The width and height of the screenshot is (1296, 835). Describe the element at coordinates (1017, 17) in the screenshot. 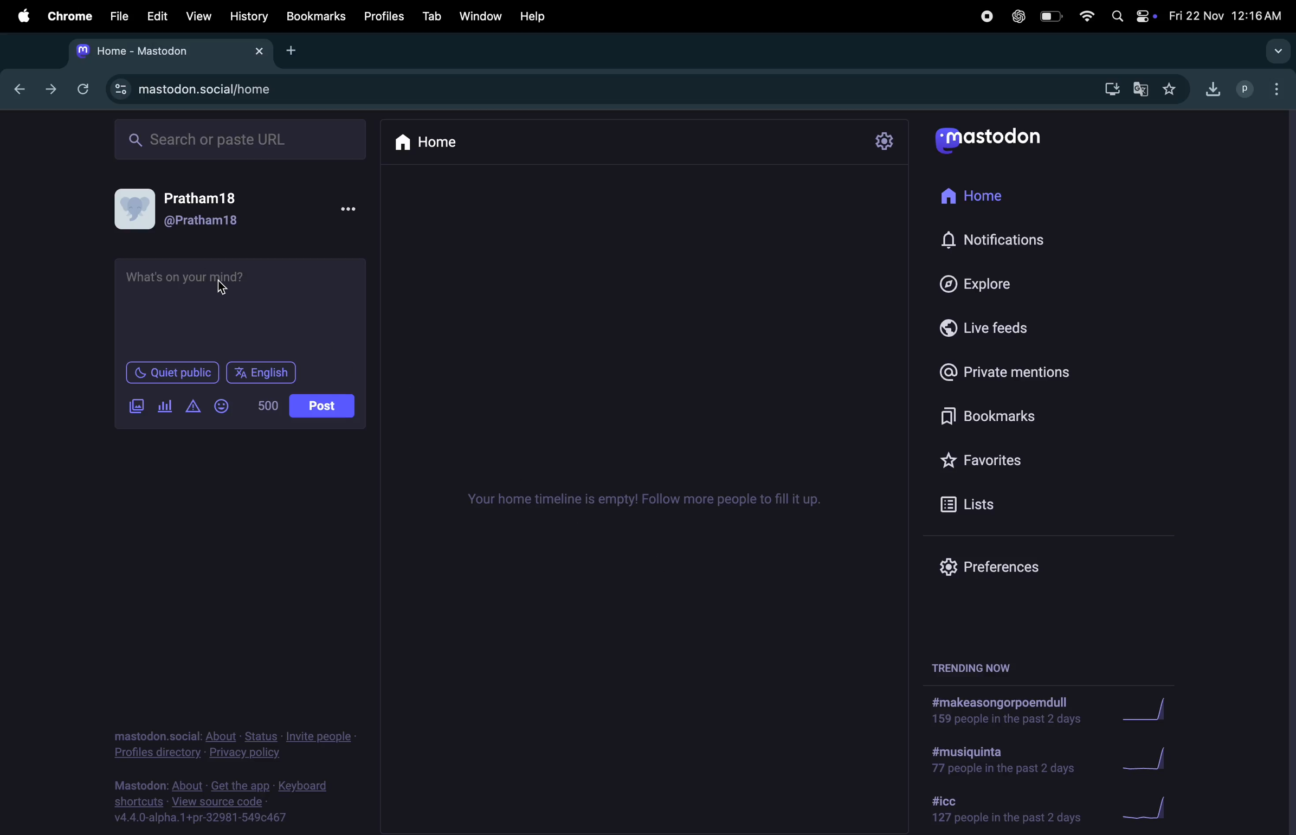

I see `chatgpt` at that location.